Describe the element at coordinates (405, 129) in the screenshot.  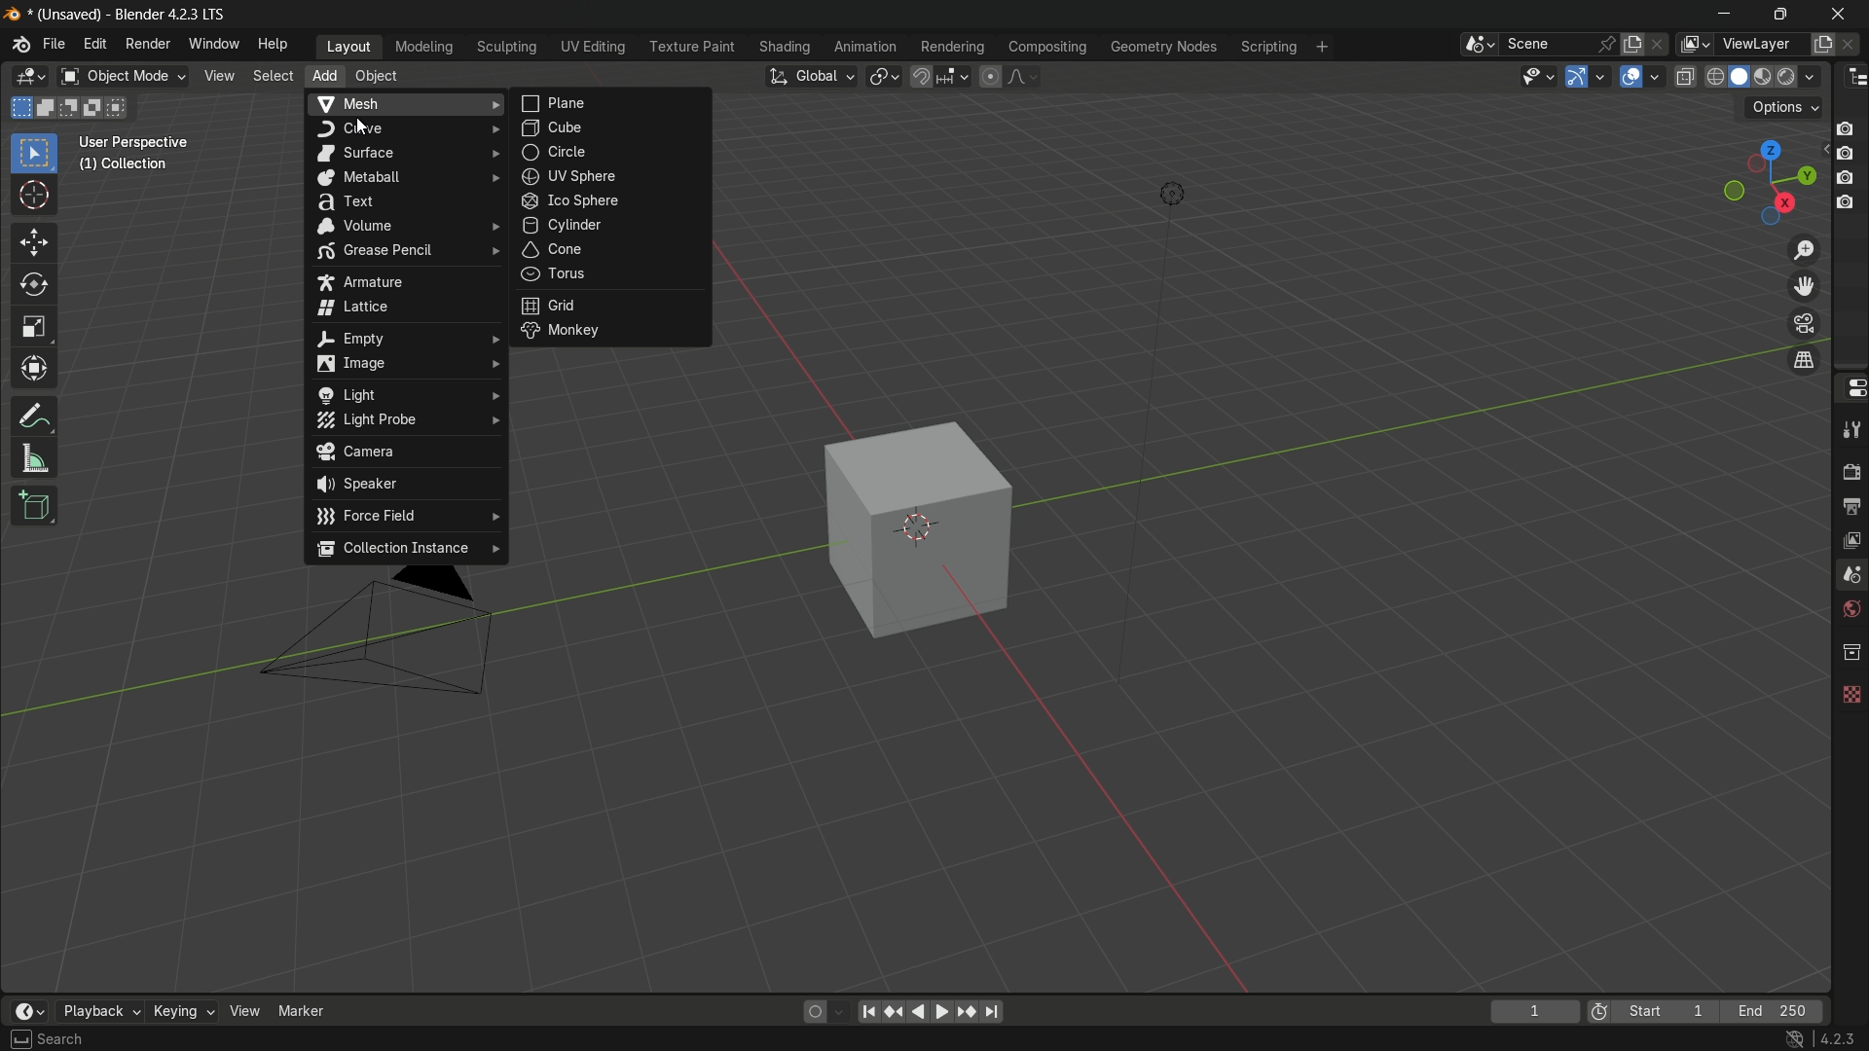
I see `curve` at that location.